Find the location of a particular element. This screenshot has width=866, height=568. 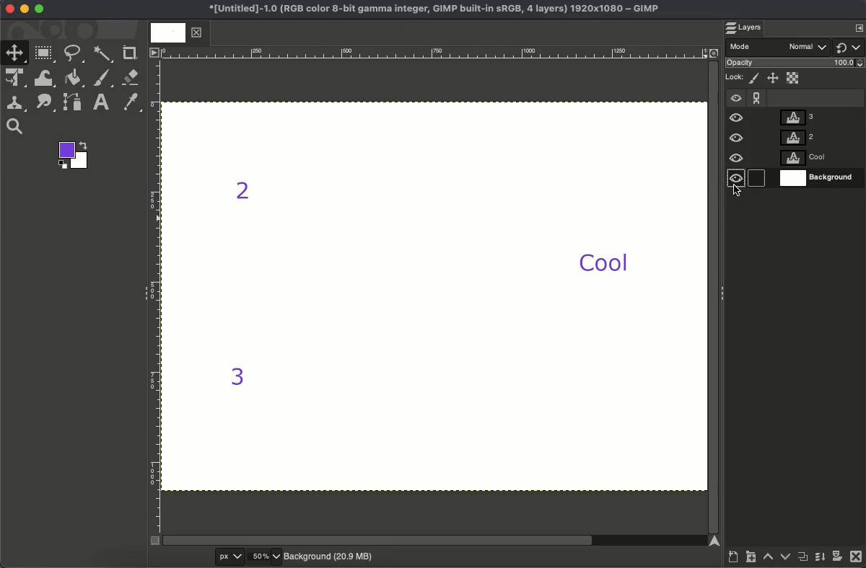

Opacity is located at coordinates (797, 64).